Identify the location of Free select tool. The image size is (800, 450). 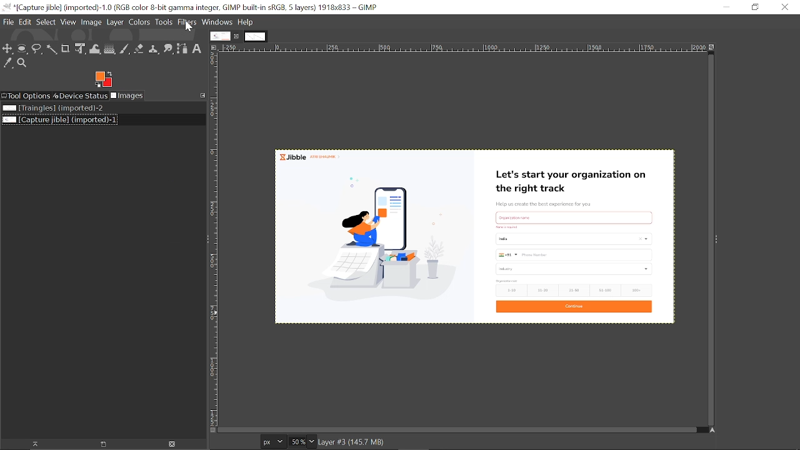
(37, 49).